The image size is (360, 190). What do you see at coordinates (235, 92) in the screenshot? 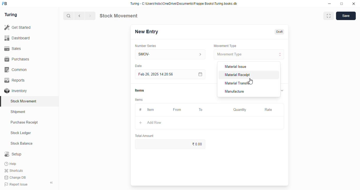
I see `manufacture` at bounding box center [235, 92].